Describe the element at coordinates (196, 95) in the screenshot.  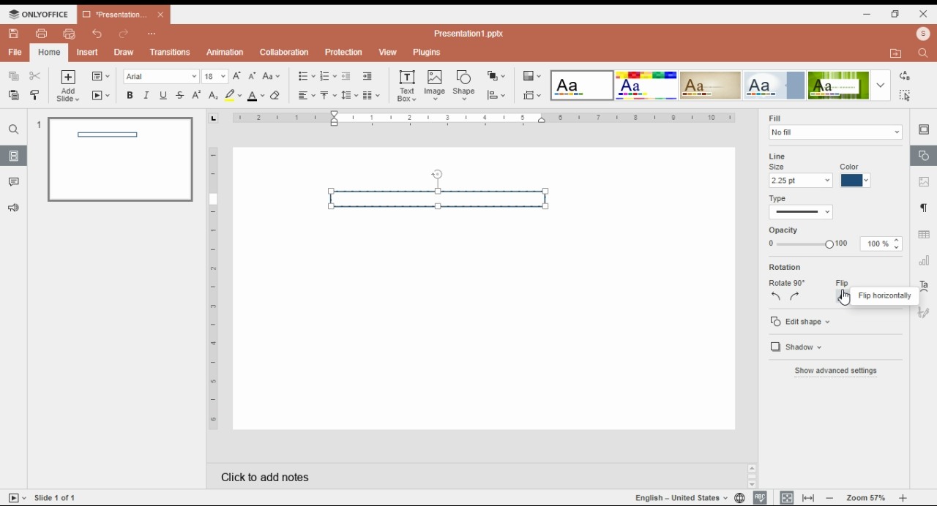
I see `superscript` at that location.